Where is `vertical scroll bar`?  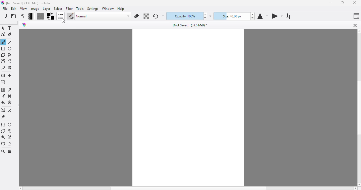
vertical scroll bar is located at coordinates (358, 108).